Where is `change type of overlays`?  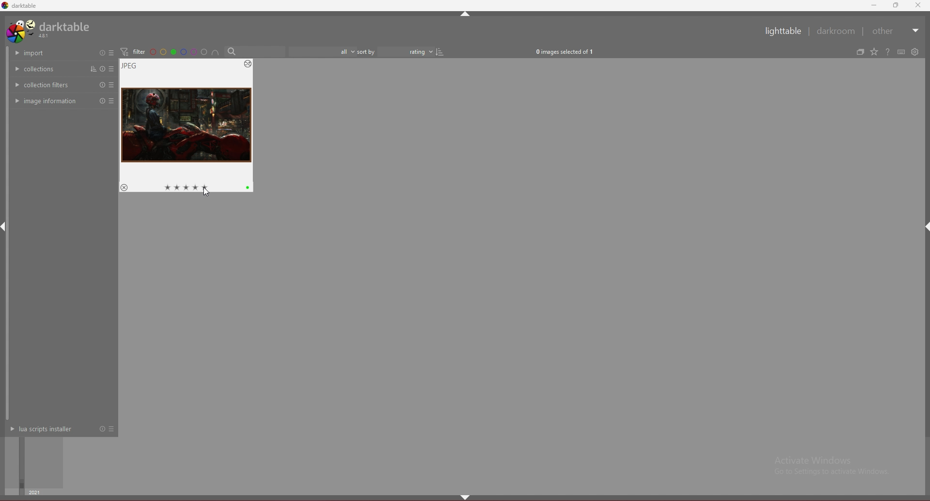 change type of overlays is located at coordinates (874, 52).